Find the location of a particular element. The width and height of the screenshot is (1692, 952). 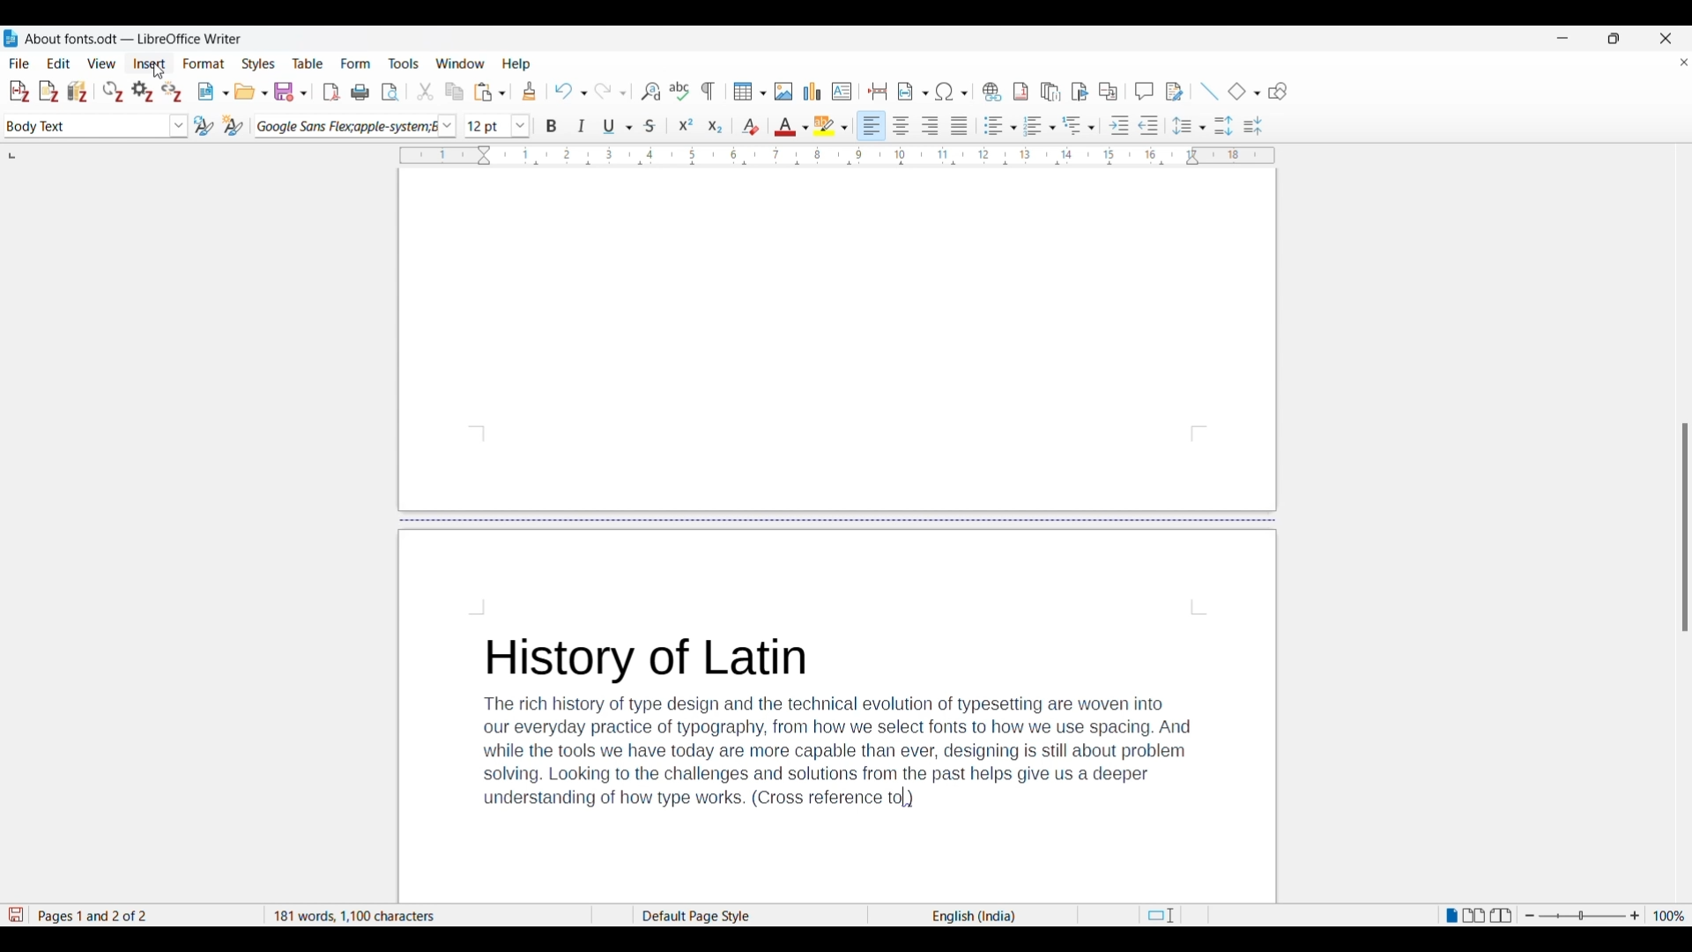

Show interface in a smaller tab is located at coordinates (1614, 38).